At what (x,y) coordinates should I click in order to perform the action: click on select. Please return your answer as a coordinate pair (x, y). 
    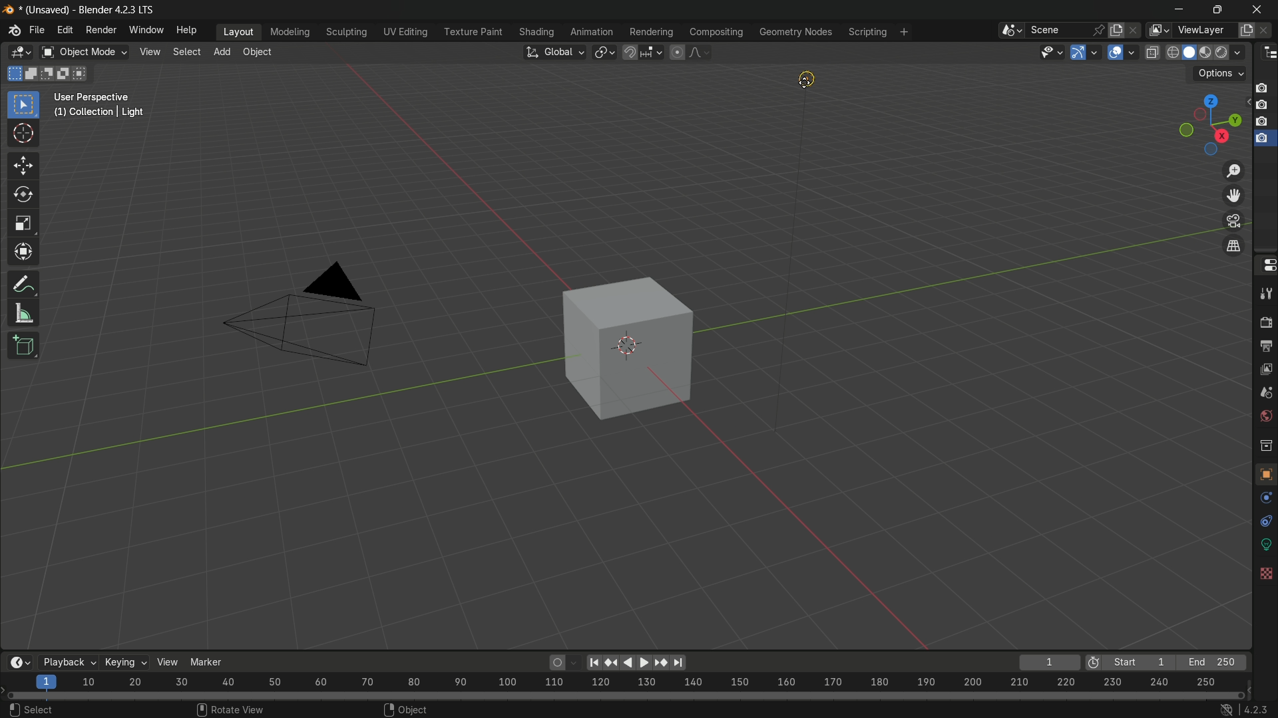
    Looking at the image, I should click on (31, 709).